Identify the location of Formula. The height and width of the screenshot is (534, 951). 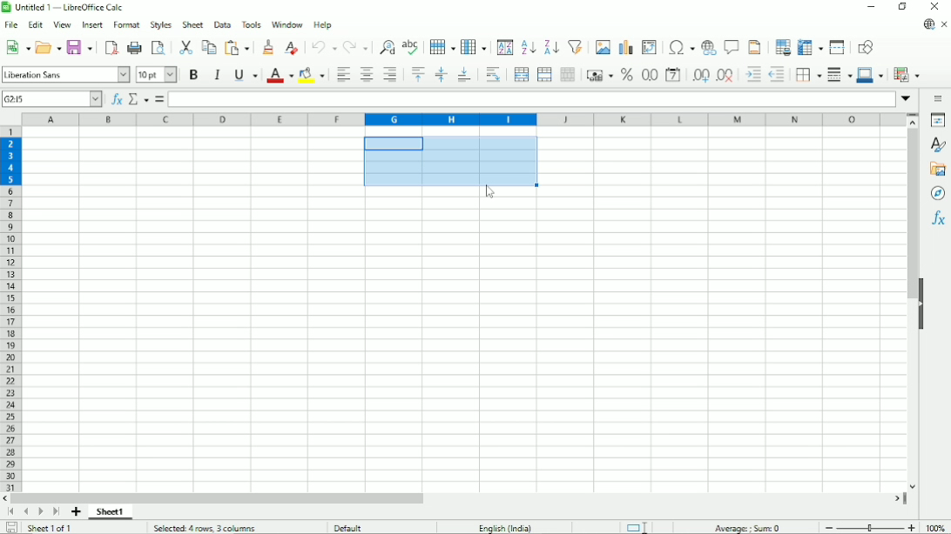
(159, 99).